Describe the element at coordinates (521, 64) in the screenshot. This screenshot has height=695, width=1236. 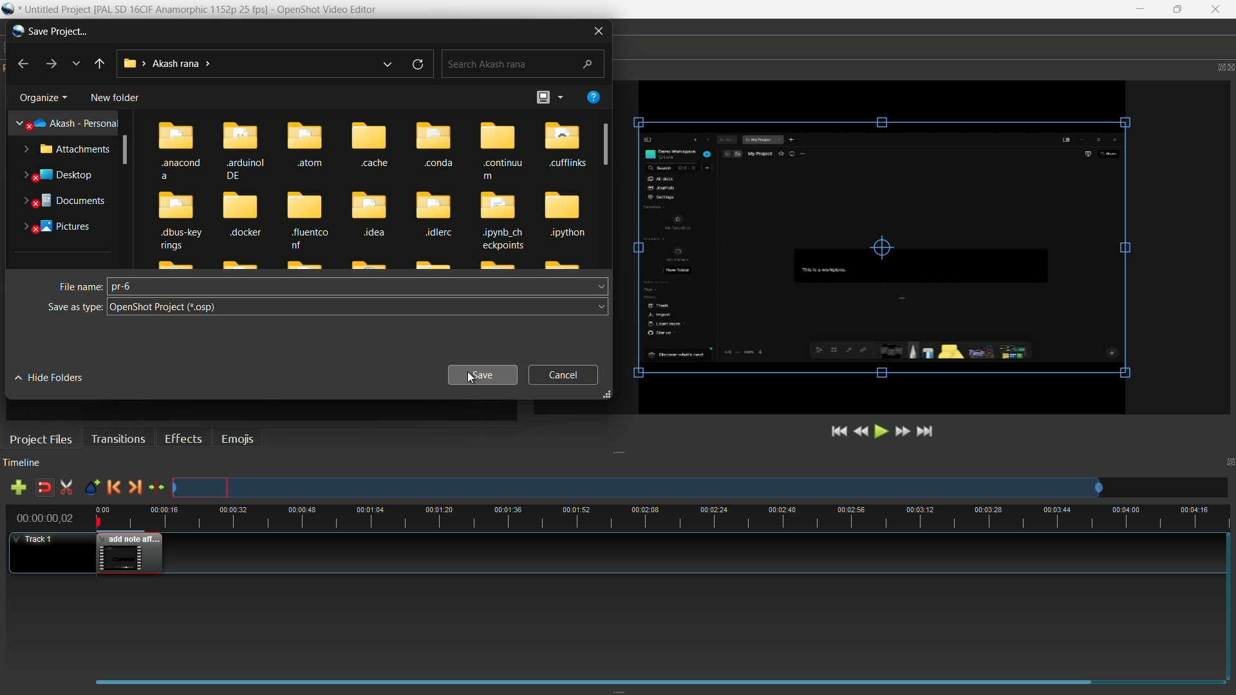
I see `search bar` at that location.